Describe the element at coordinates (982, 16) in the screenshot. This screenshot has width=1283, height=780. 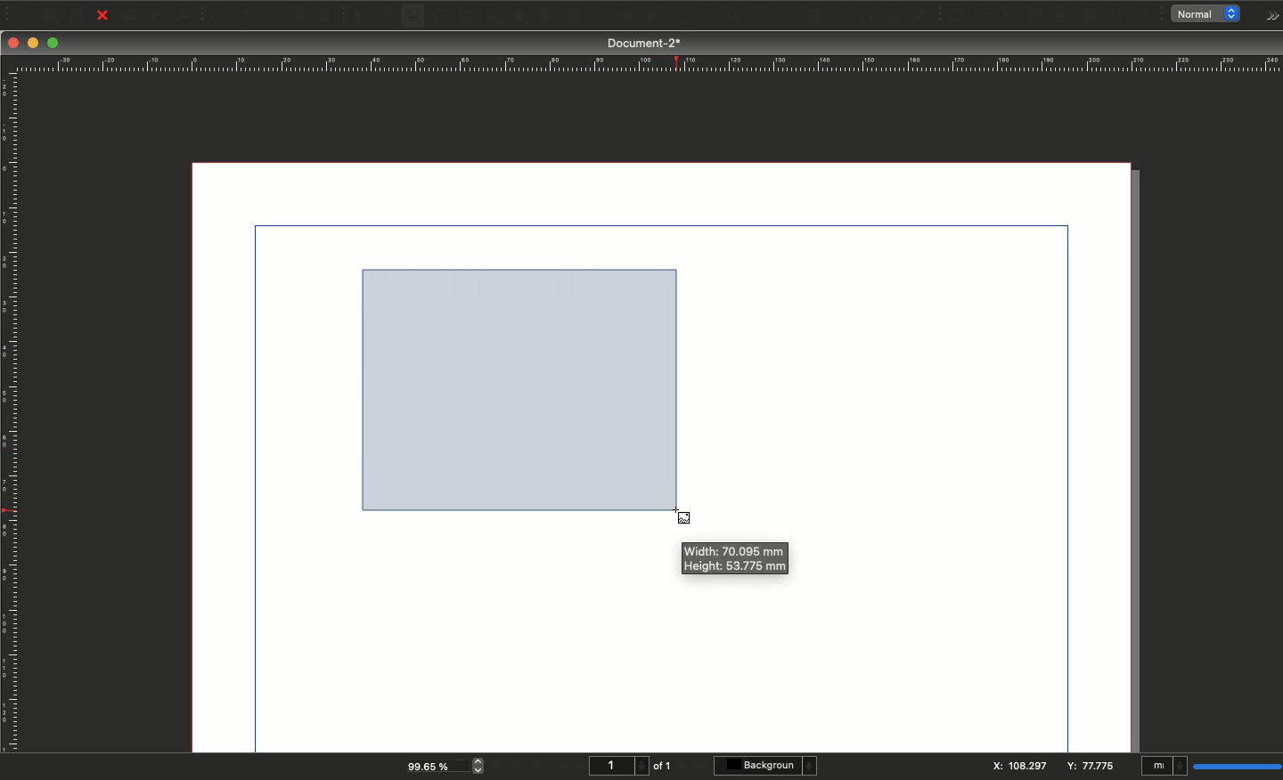
I see `PDF check box` at that location.